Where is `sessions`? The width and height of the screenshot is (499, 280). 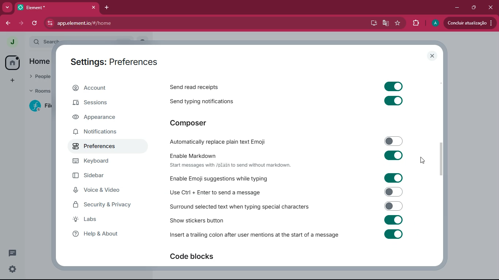 sessions is located at coordinates (103, 104).